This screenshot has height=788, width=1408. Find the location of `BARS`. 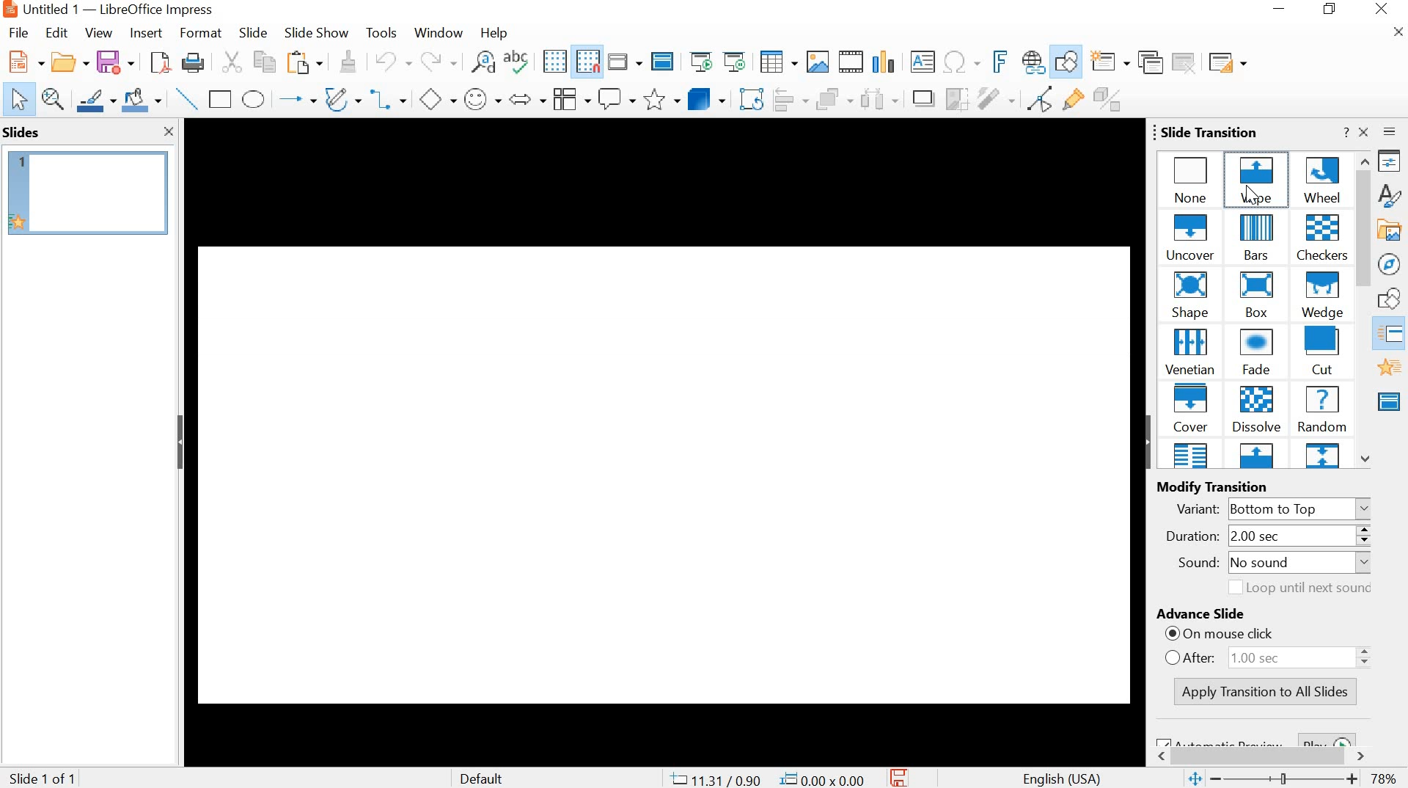

BARS is located at coordinates (1258, 238).